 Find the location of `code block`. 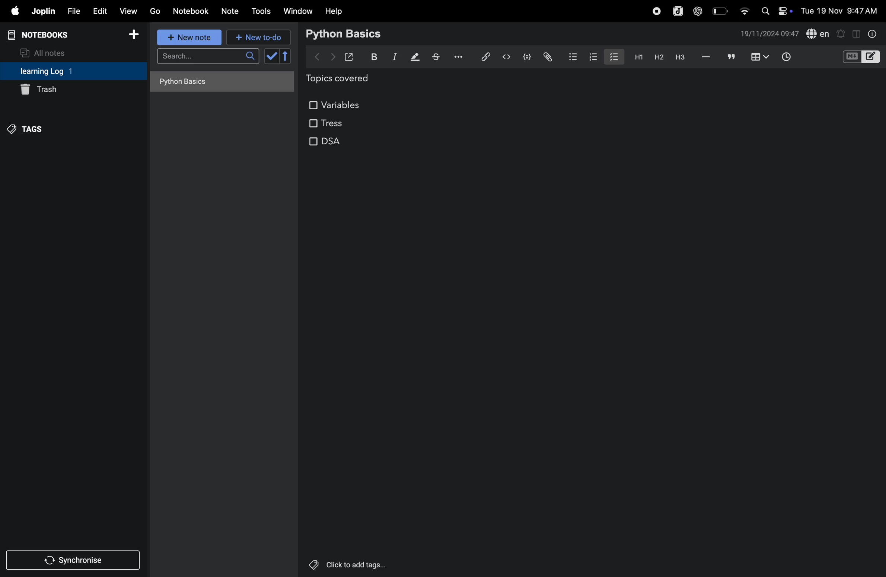

code block is located at coordinates (526, 58).